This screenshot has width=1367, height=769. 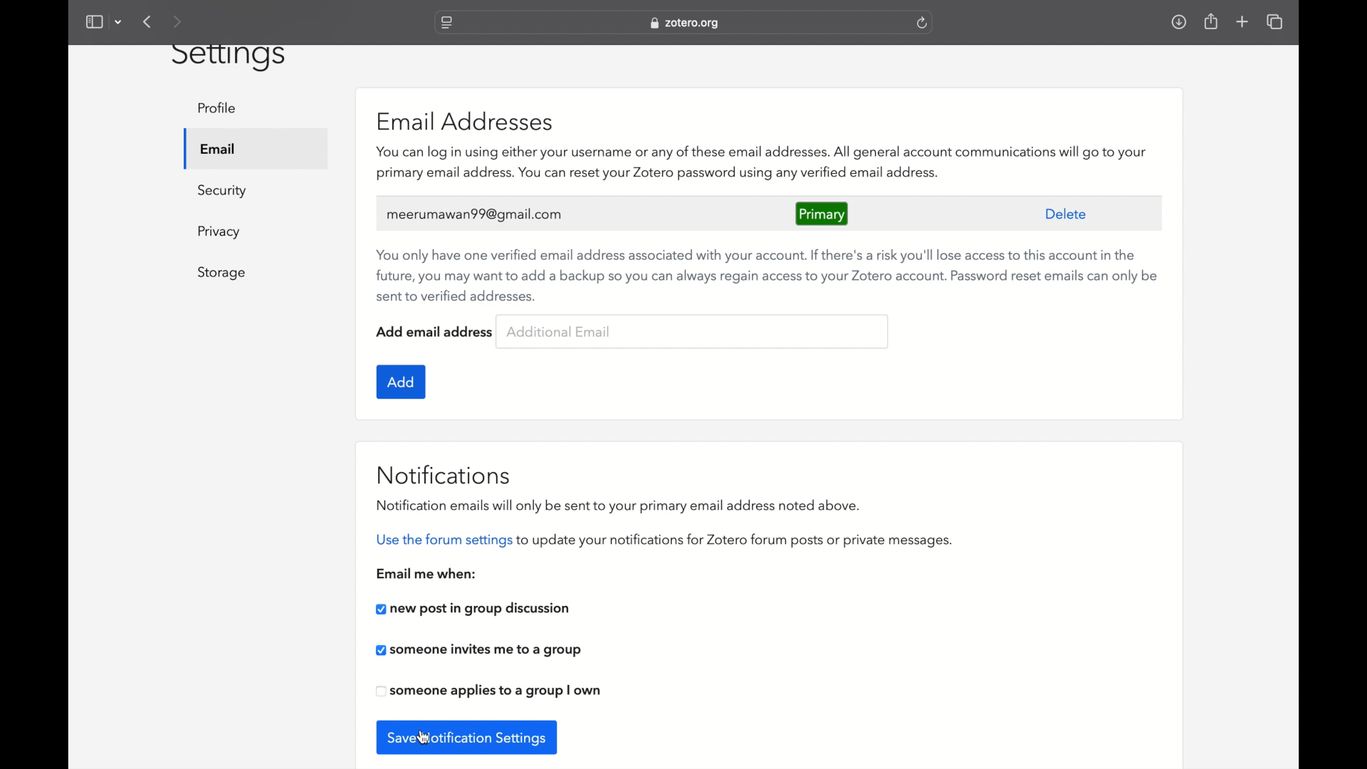 What do you see at coordinates (1242, 21) in the screenshot?
I see `new tab` at bounding box center [1242, 21].